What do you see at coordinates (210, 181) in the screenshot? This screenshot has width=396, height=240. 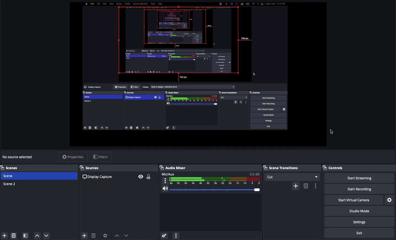 I see `Audio Mixer` at bounding box center [210, 181].